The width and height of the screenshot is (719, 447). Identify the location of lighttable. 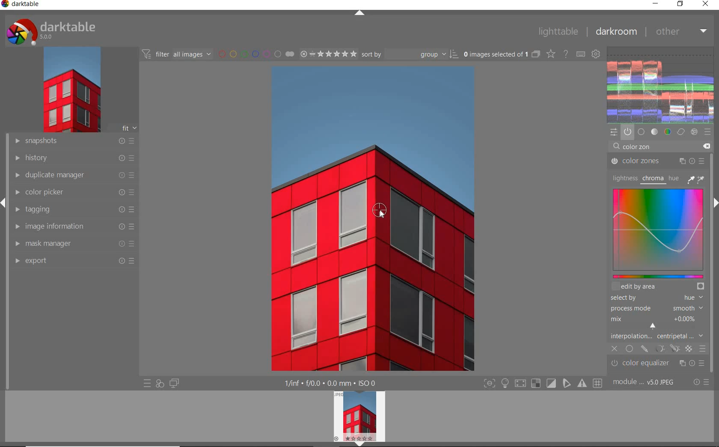
(557, 32).